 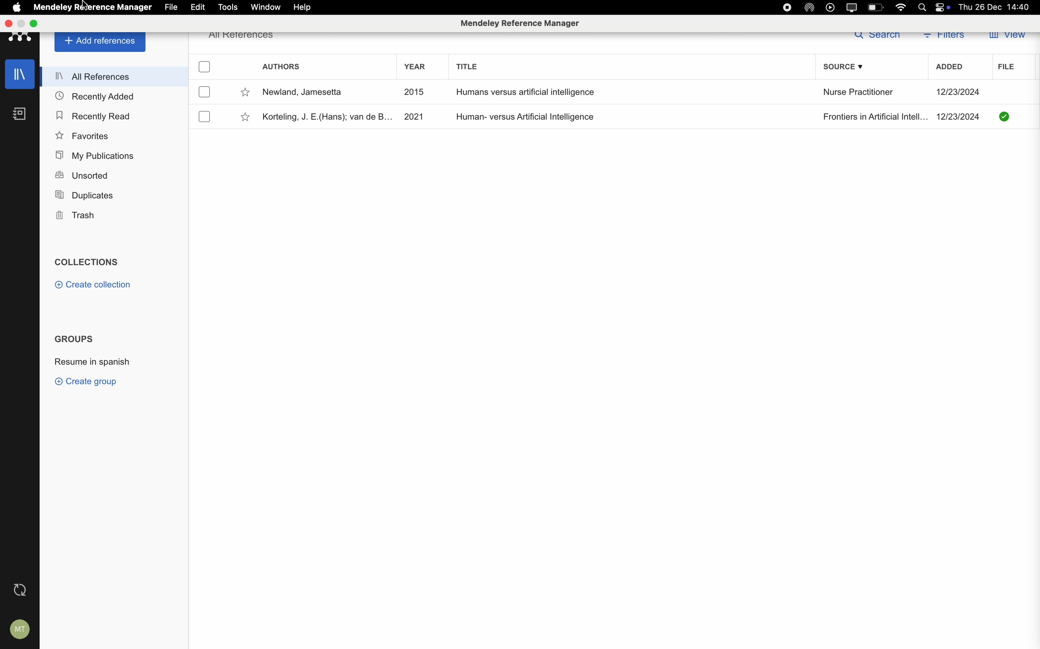 I want to click on close Mendeley, so click(x=8, y=24).